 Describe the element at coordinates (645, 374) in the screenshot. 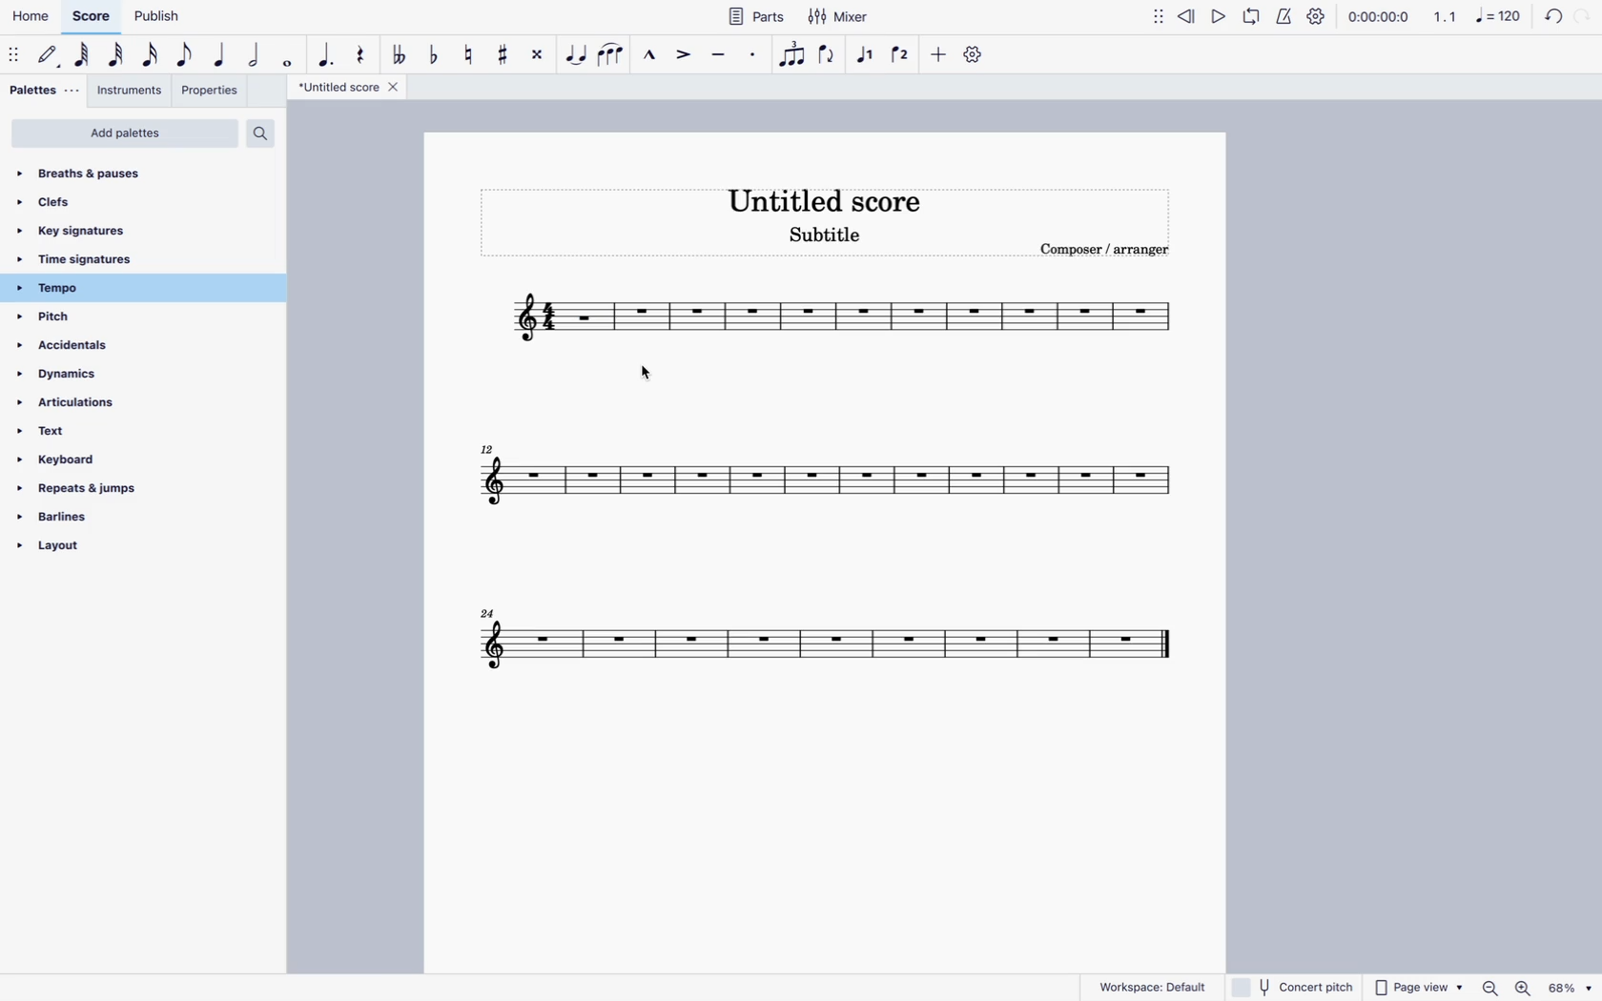

I see `cursor` at that location.